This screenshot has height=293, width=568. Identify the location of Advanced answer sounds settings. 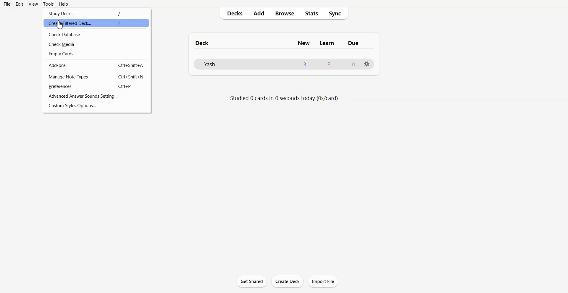
(96, 96).